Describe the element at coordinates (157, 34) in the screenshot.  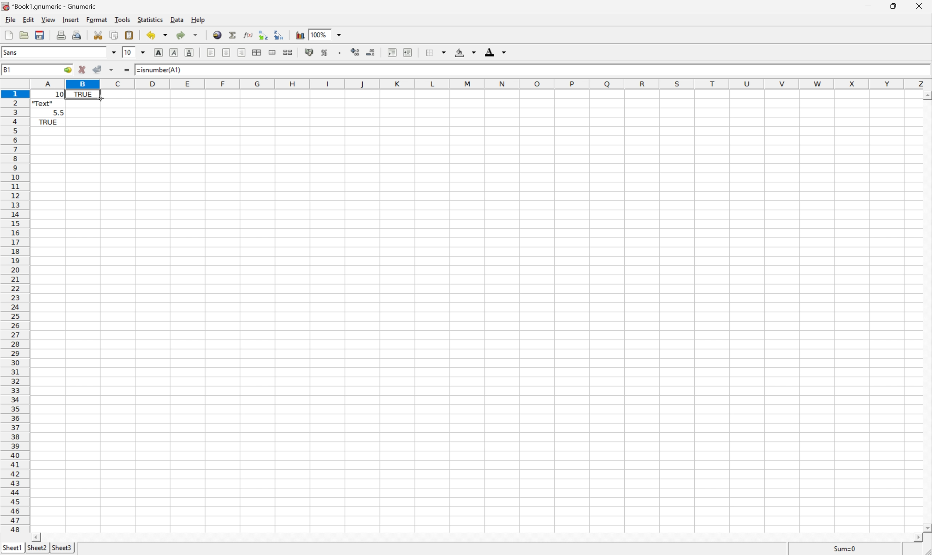
I see `Undo` at that location.